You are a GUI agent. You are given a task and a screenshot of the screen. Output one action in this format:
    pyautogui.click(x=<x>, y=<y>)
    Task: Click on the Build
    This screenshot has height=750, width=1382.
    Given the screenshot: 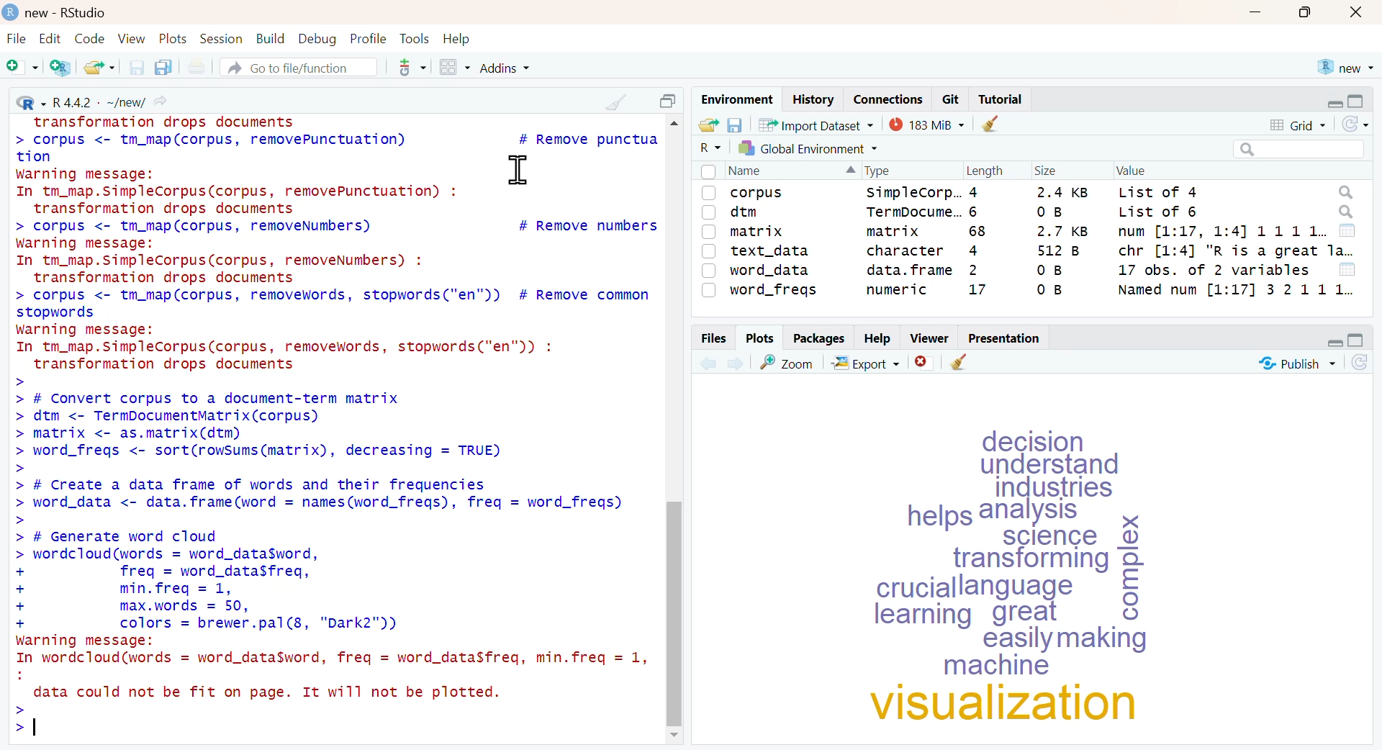 What is the action you would take?
    pyautogui.click(x=271, y=39)
    